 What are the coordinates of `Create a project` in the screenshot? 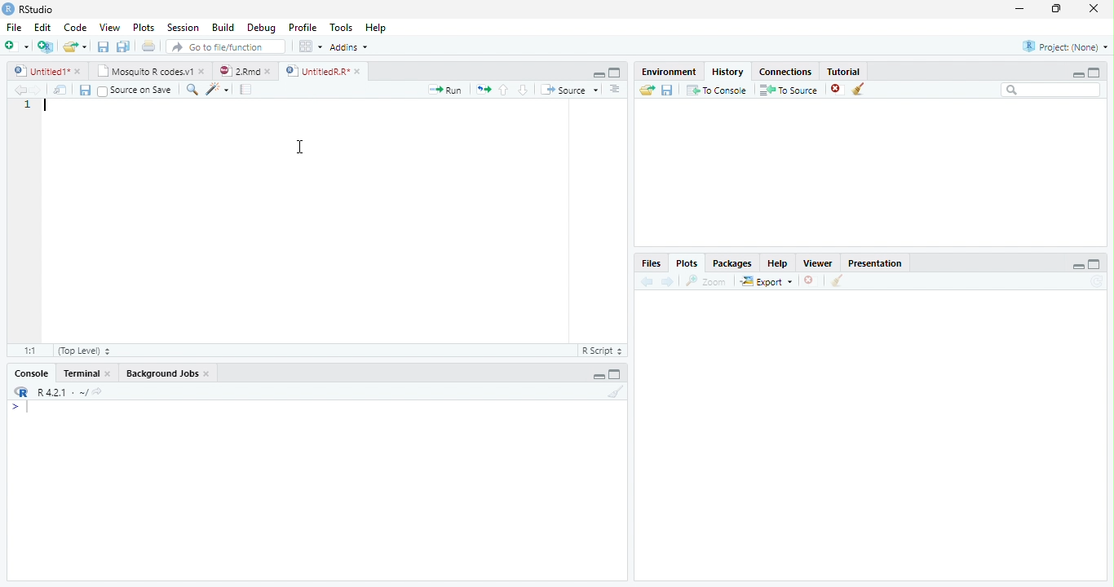 It's located at (45, 46).